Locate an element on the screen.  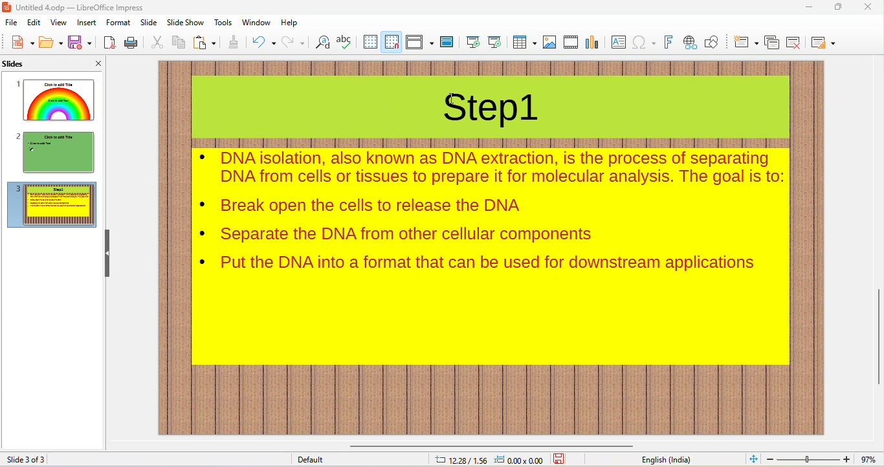
show draw functions is located at coordinates (713, 42).